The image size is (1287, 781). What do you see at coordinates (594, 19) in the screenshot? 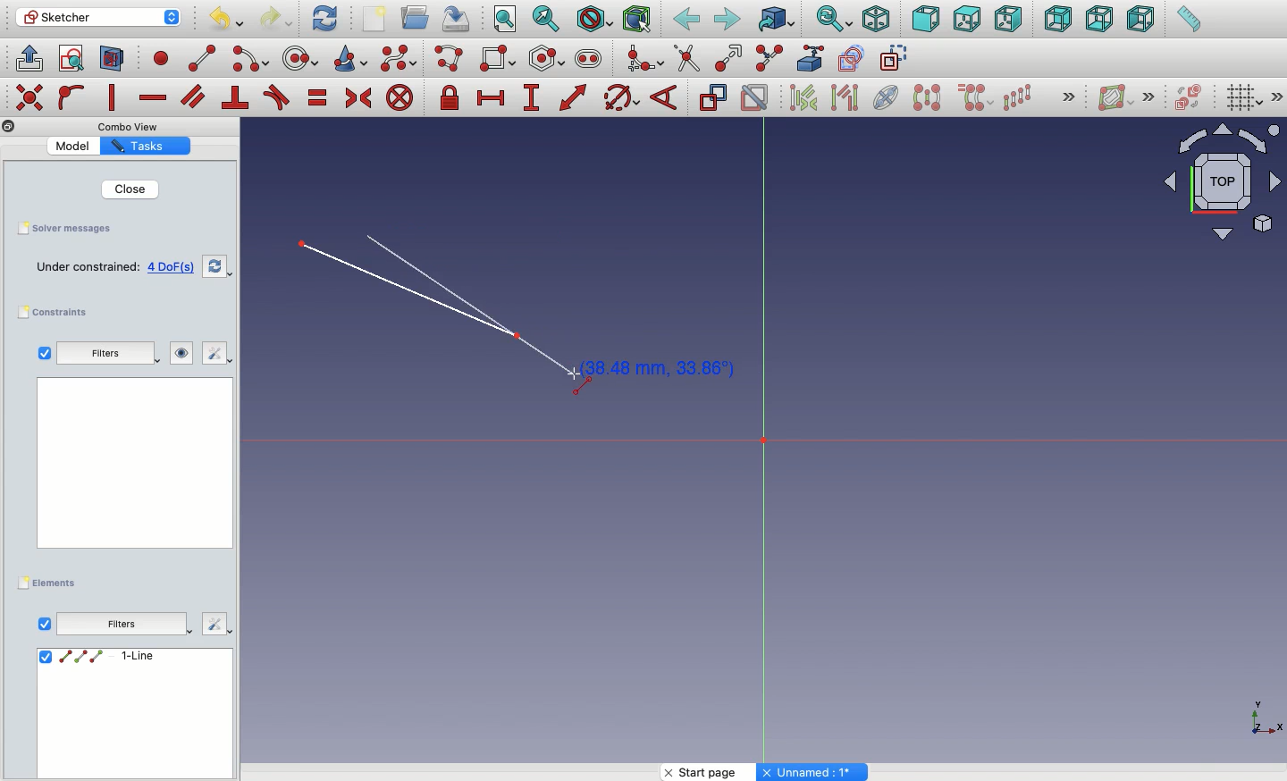
I see `Draw style` at bounding box center [594, 19].